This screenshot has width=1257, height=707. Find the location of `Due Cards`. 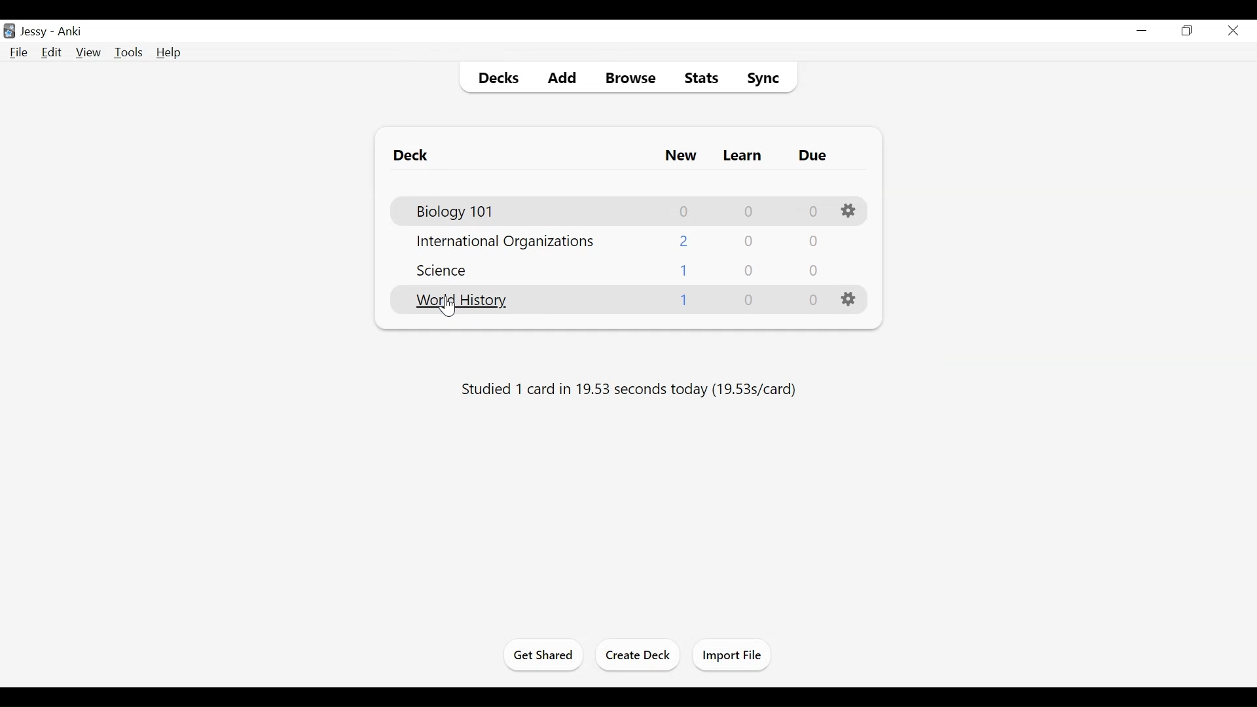

Due Cards is located at coordinates (811, 156).